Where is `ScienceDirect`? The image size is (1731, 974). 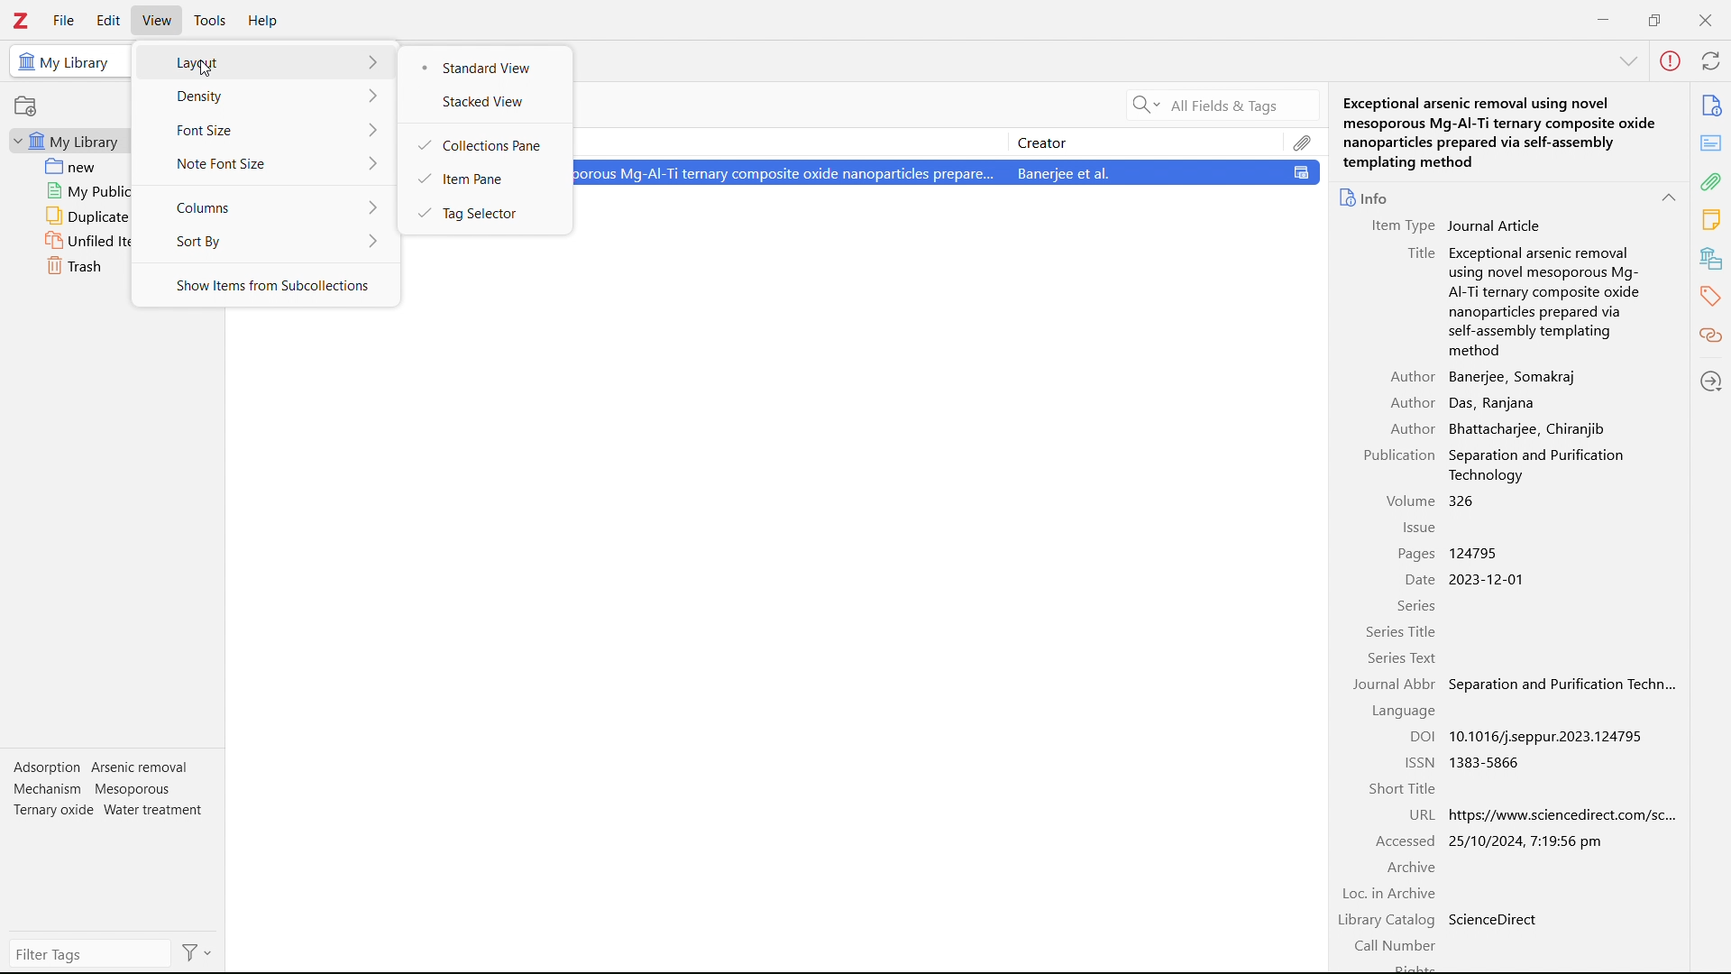
ScienceDirect is located at coordinates (1493, 918).